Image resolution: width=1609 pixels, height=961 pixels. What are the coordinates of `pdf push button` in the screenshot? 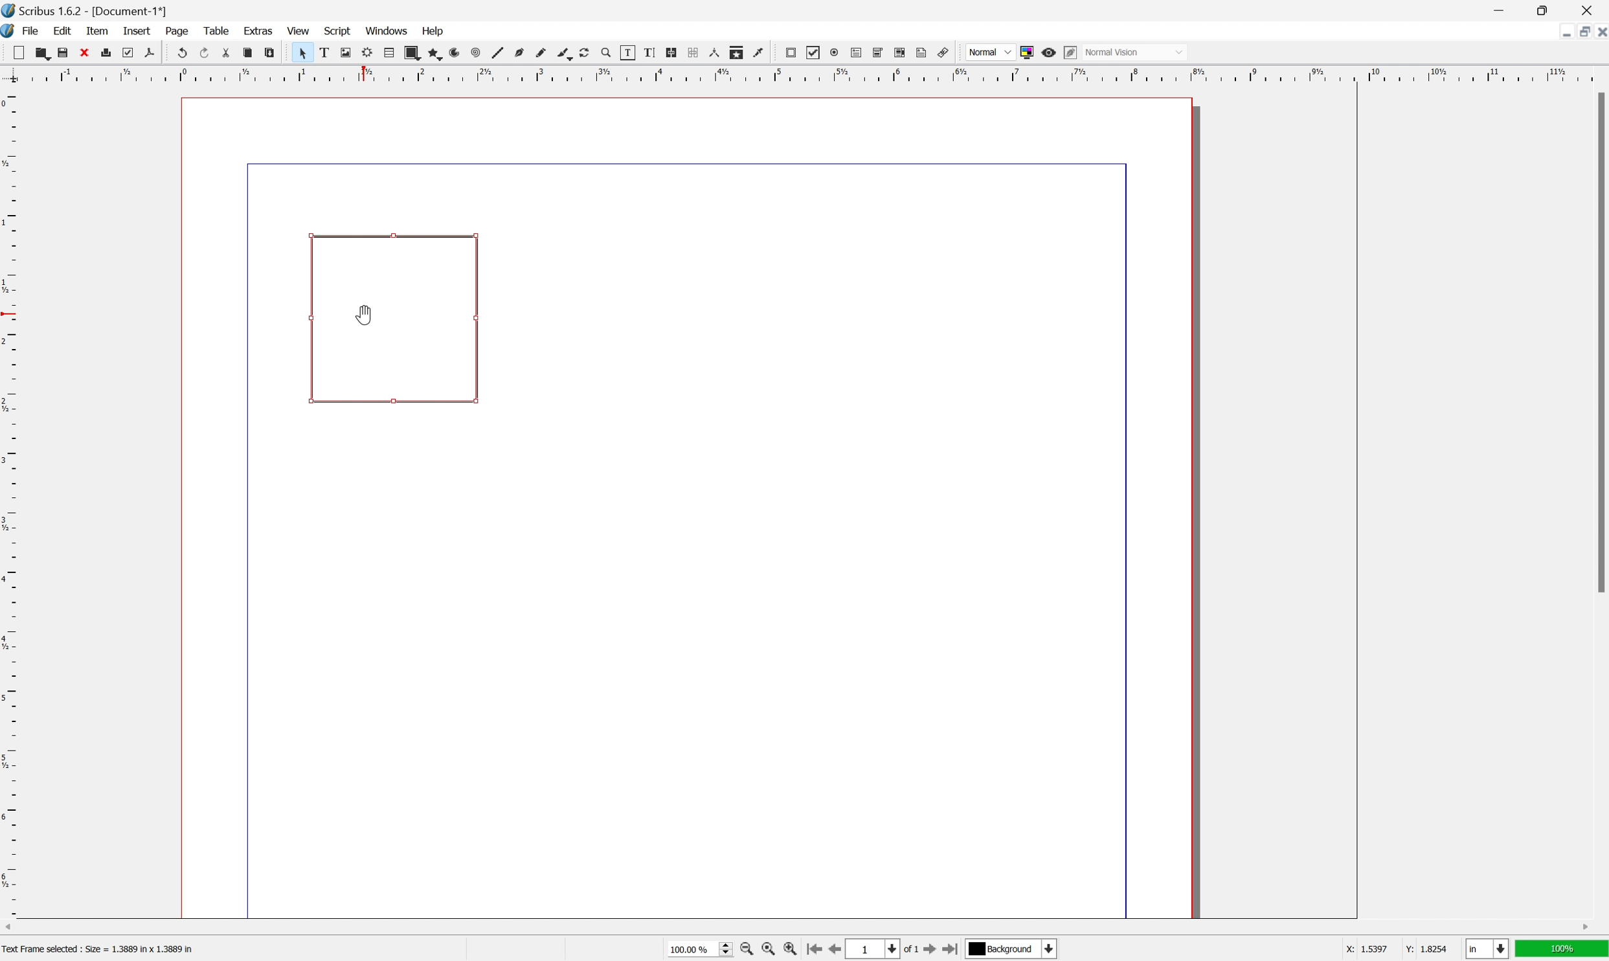 It's located at (791, 52).